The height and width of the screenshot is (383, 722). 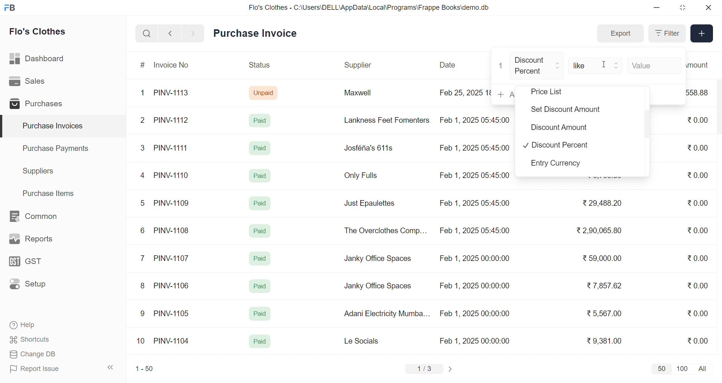 What do you see at coordinates (501, 66) in the screenshot?
I see `1` at bounding box center [501, 66].